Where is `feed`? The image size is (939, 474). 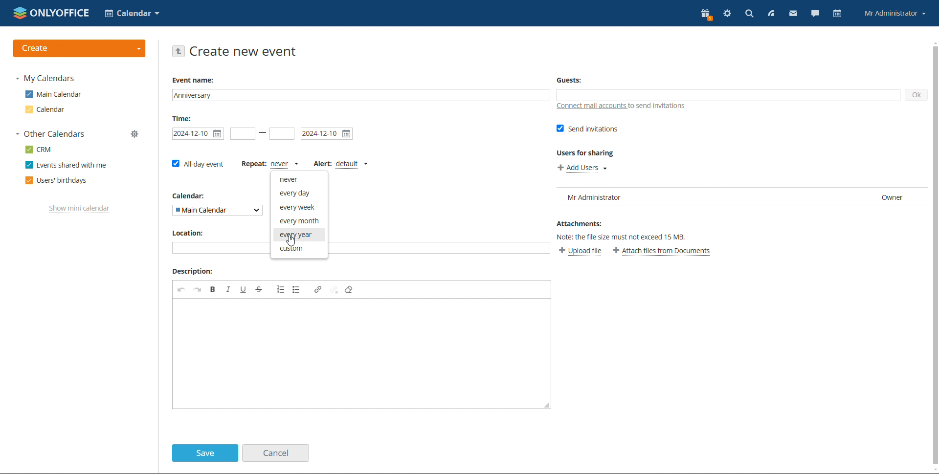 feed is located at coordinates (771, 14).